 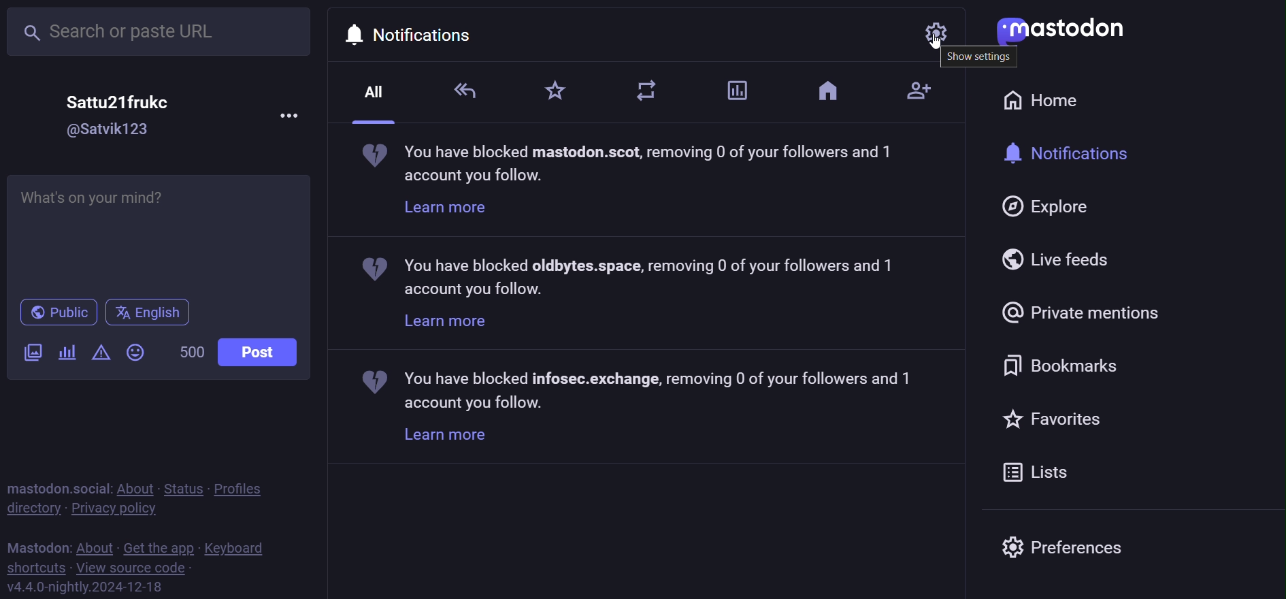 What do you see at coordinates (133, 568) in the screenshot?
I see `view source code` at bounding box center [133, 568].